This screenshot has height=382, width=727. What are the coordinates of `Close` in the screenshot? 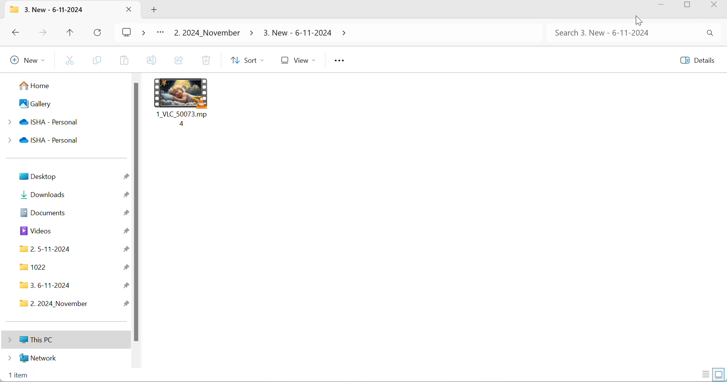 It's located at (716, 5).